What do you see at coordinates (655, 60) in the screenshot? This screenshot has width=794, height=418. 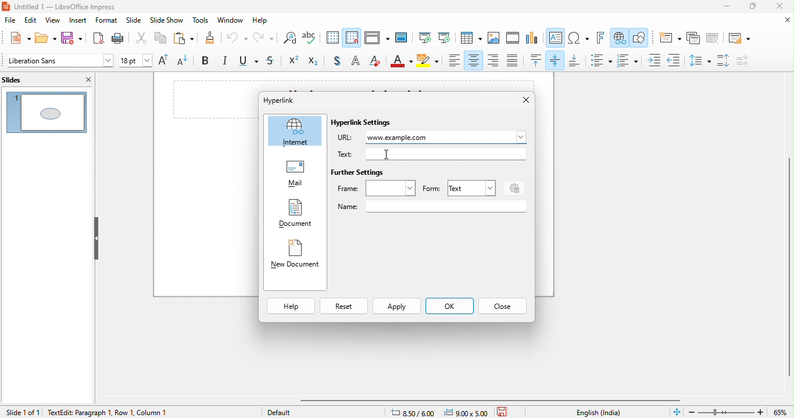 I see `increase indent` at bounding box center [655, 60].